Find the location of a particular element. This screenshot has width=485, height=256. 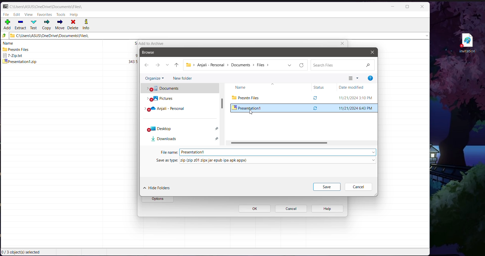

Horizontal Scroll Bar is located at coordinates (301, 143).